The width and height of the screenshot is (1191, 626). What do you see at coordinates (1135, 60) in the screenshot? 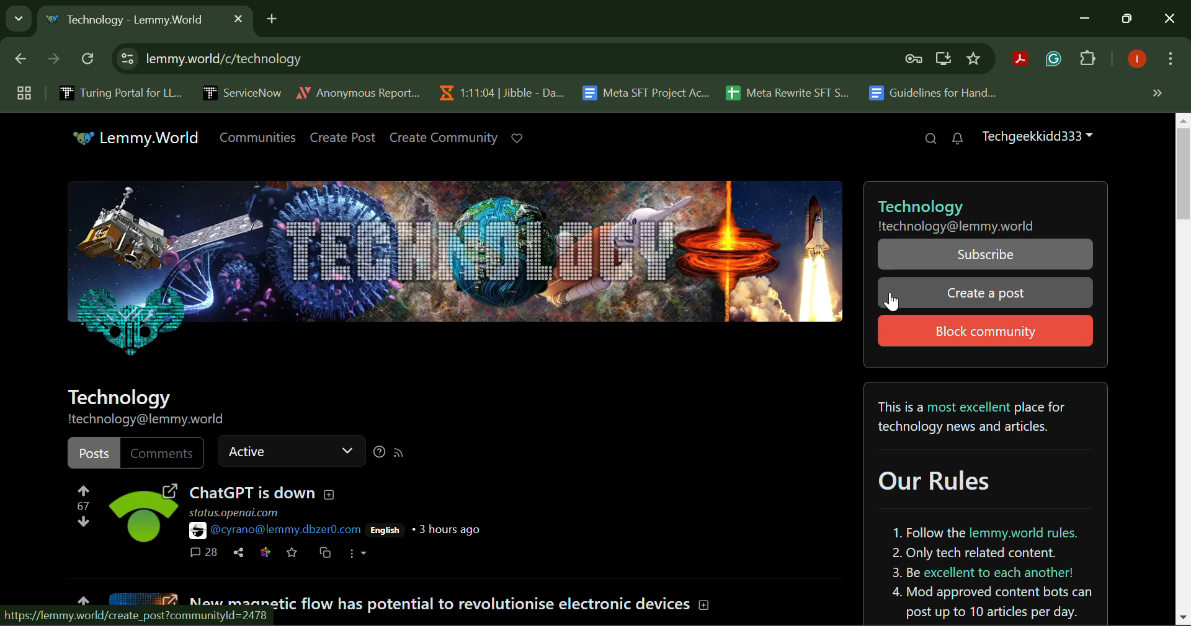
I see `Logged In User` at bounding box center [1135, 60].